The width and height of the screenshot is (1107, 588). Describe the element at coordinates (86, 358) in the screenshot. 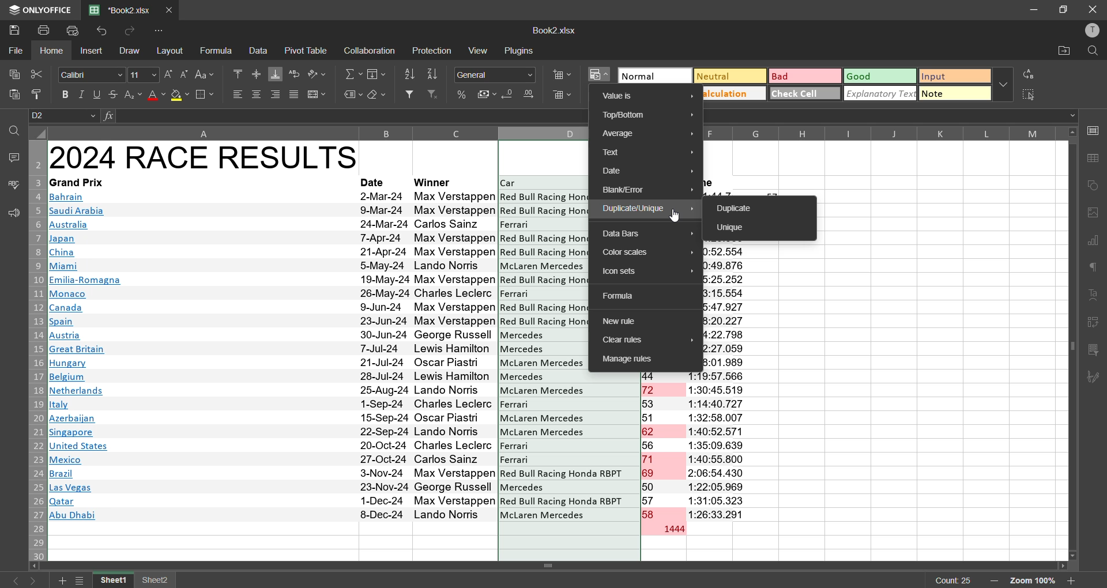

I see `Country` at that location.